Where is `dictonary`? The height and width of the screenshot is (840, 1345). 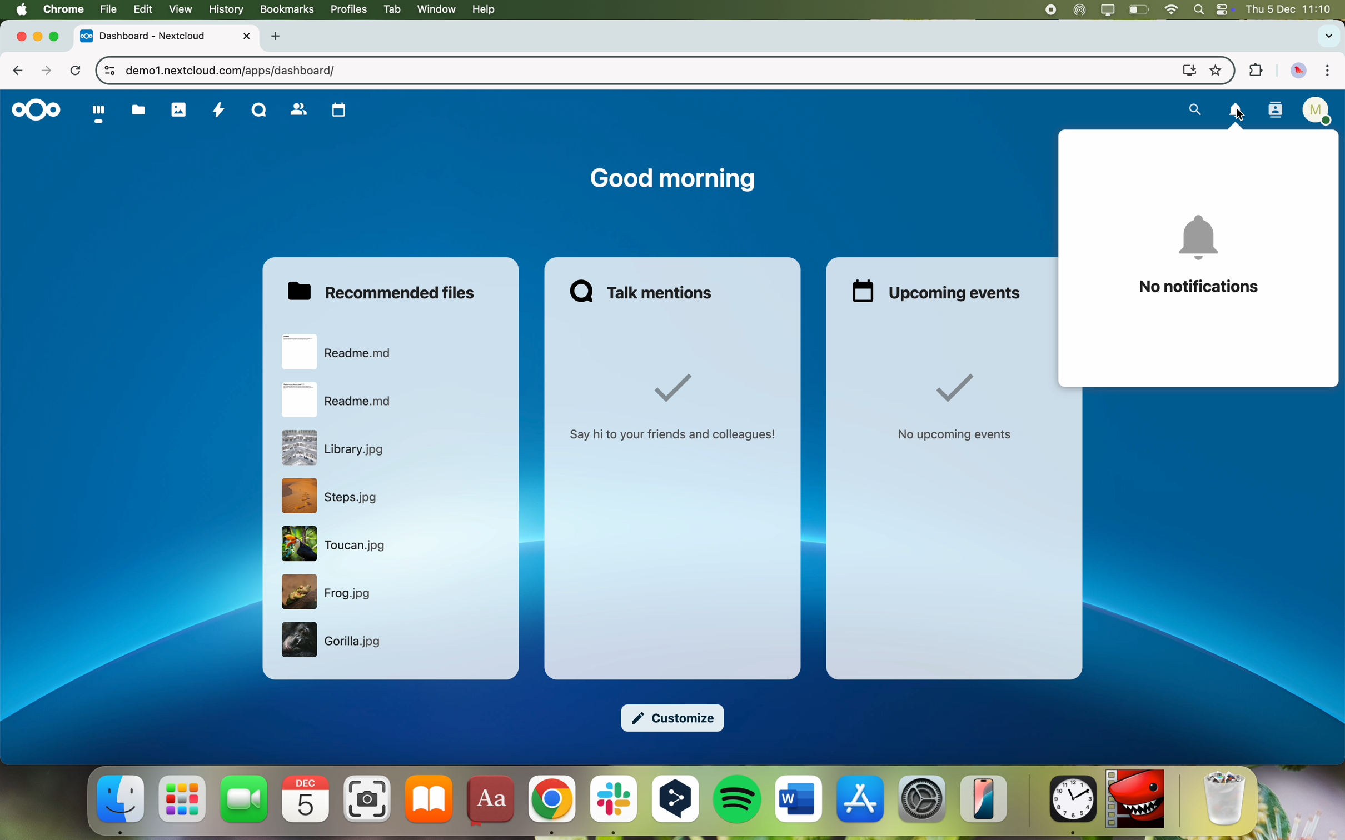
dictonary is located at coordinates (489, 802).